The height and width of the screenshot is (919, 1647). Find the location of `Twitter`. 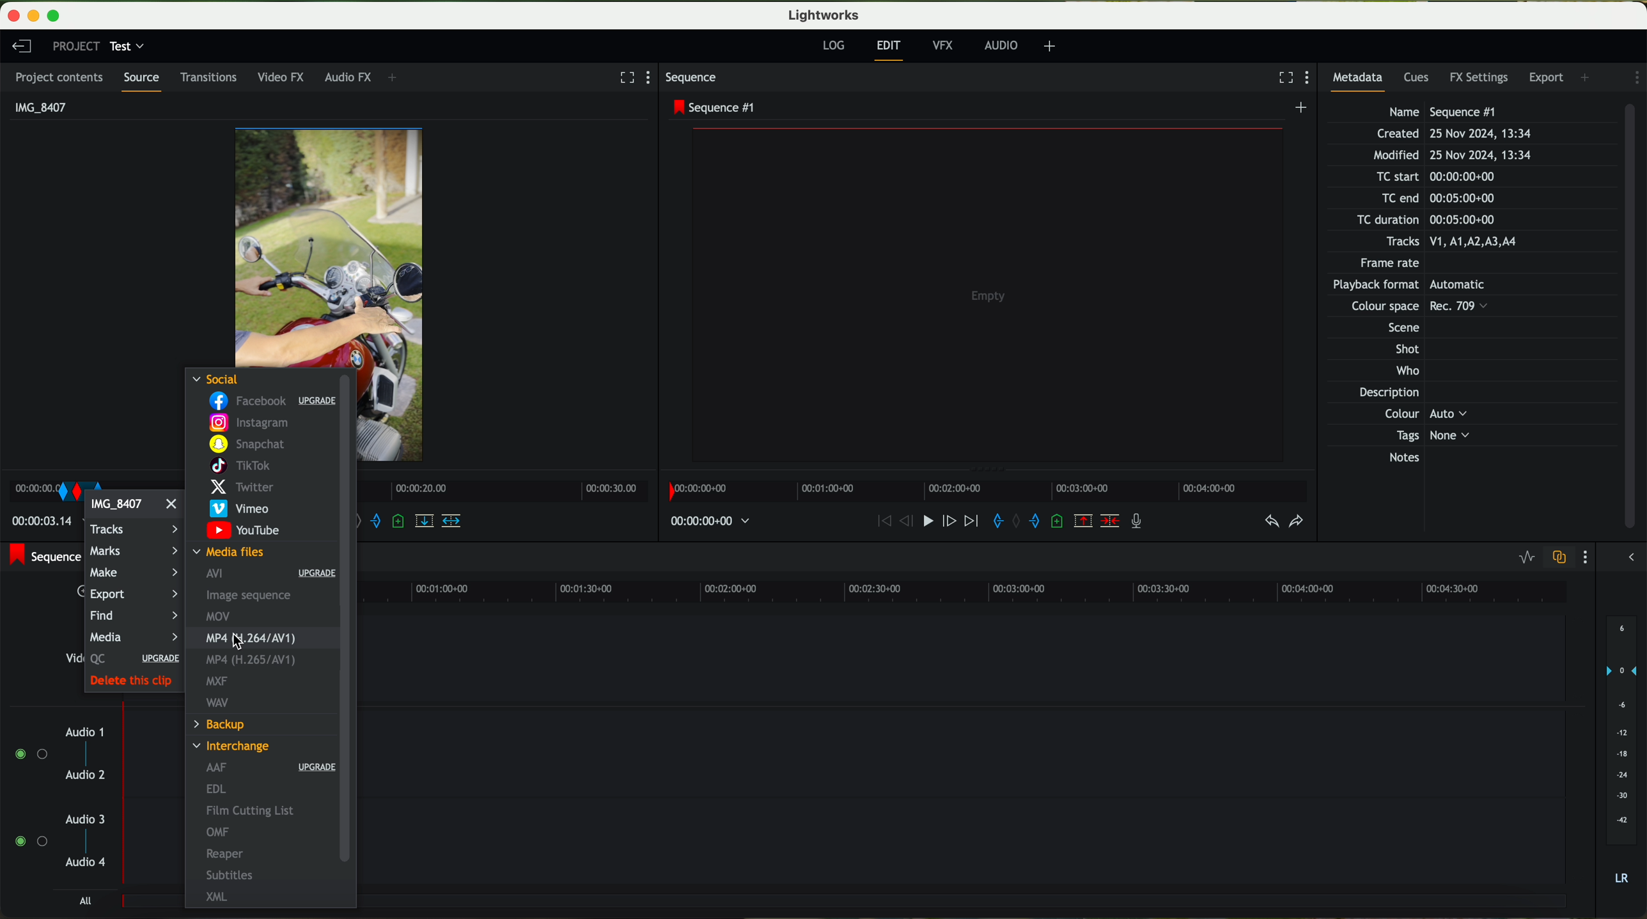

Twitter is located at coordinates (240, 489).